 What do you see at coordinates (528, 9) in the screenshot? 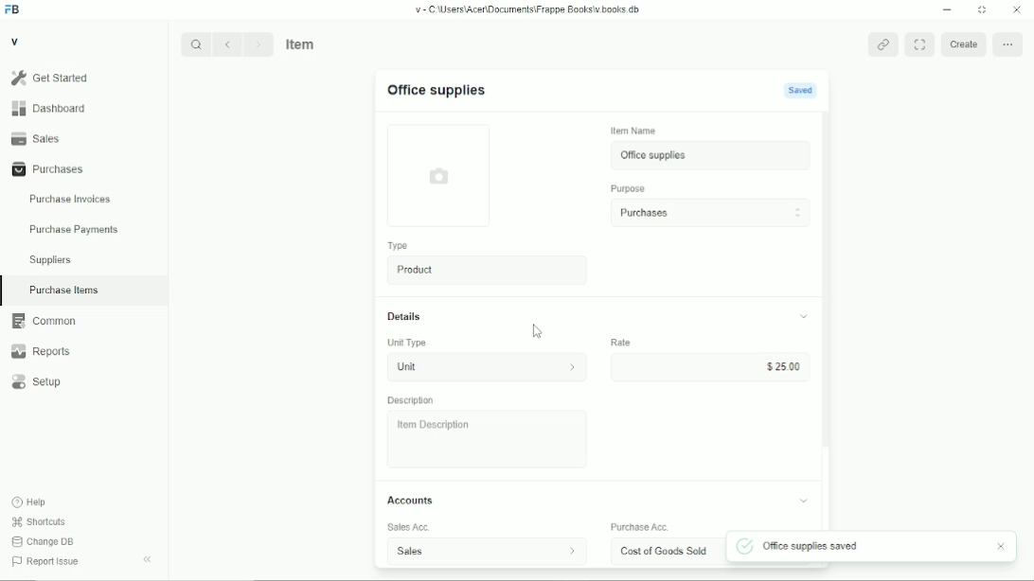
I see `v-C:\Users\Acer\Documents\Frappe books\v.books.db` at bounding box center [528, 9].